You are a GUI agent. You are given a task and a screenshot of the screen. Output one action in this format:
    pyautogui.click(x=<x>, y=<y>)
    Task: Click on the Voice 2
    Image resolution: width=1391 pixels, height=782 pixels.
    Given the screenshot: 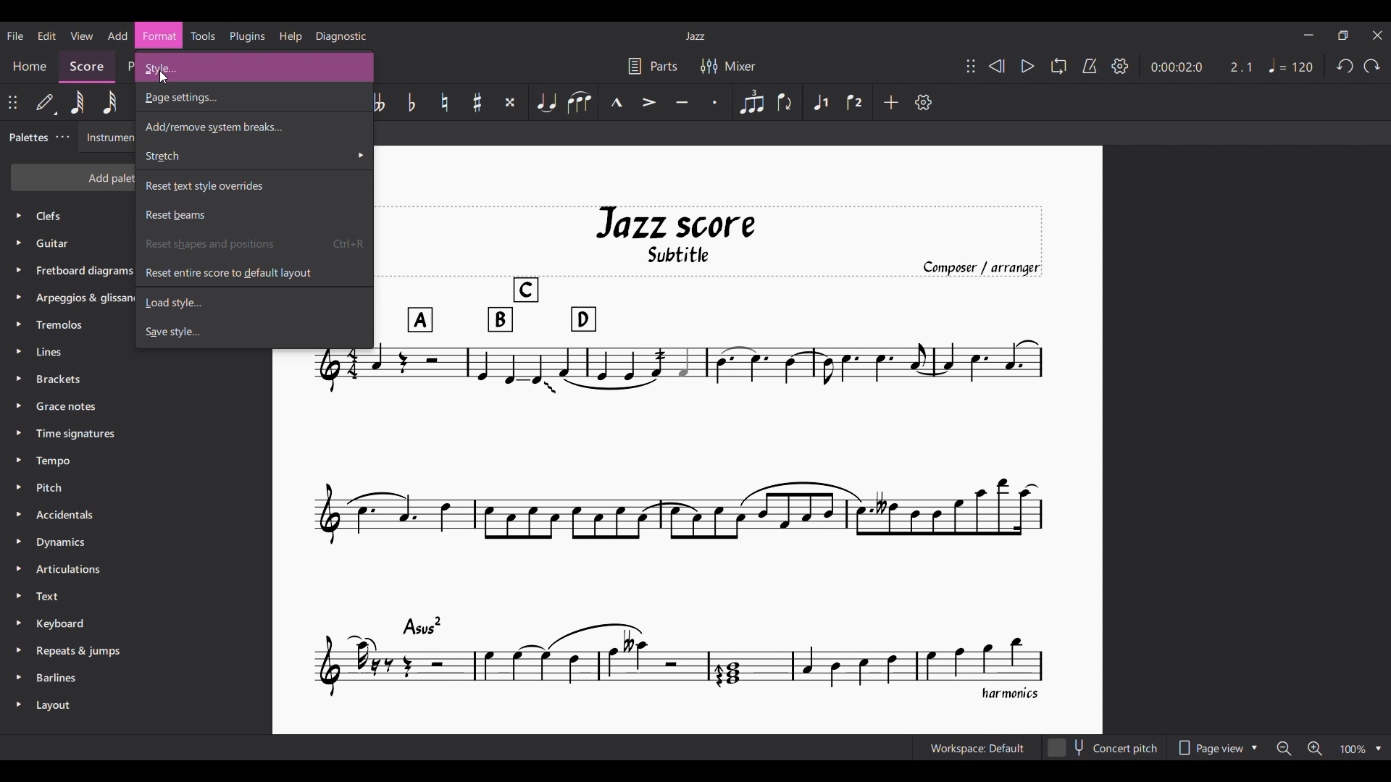 What is the action you would take?
    pyautogui.click(x=854, y=102)
    